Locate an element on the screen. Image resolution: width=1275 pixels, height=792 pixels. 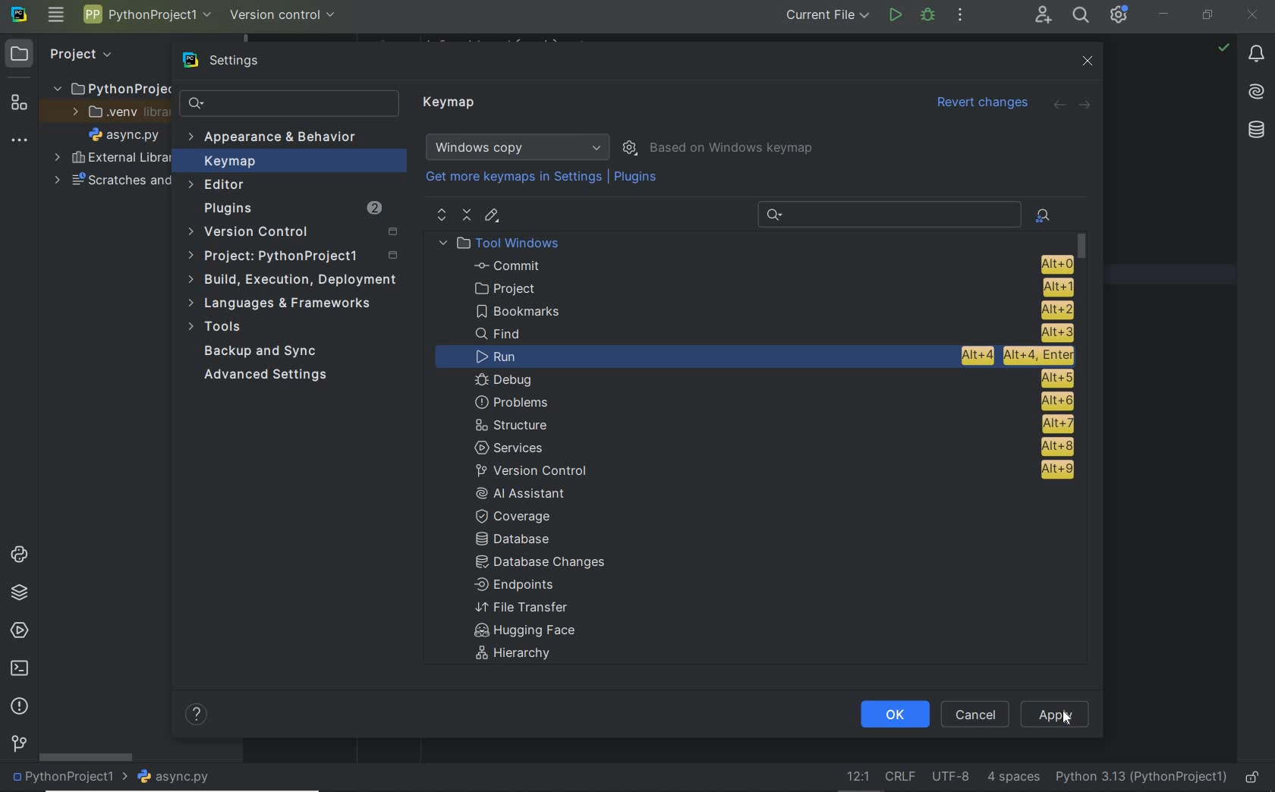
version control is located at coordinates (770, 470).